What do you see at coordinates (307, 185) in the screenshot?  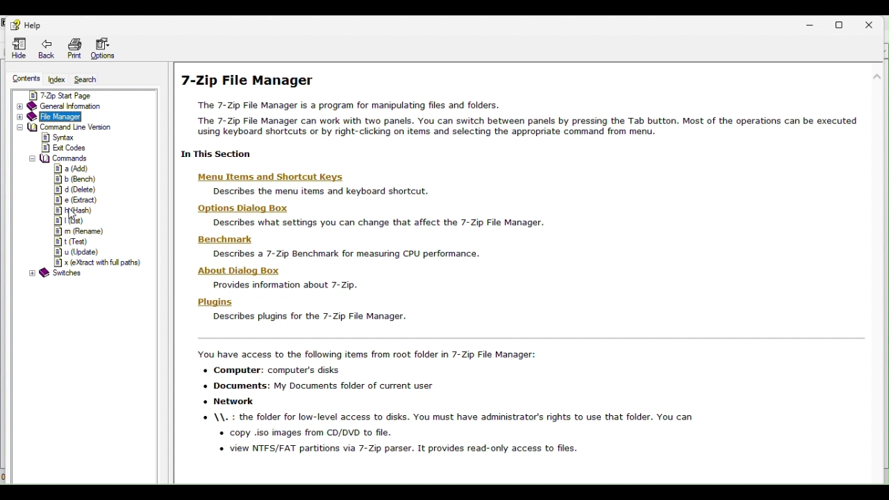 I see `menu items and shortcut keys` at bounding box center [307, 185].